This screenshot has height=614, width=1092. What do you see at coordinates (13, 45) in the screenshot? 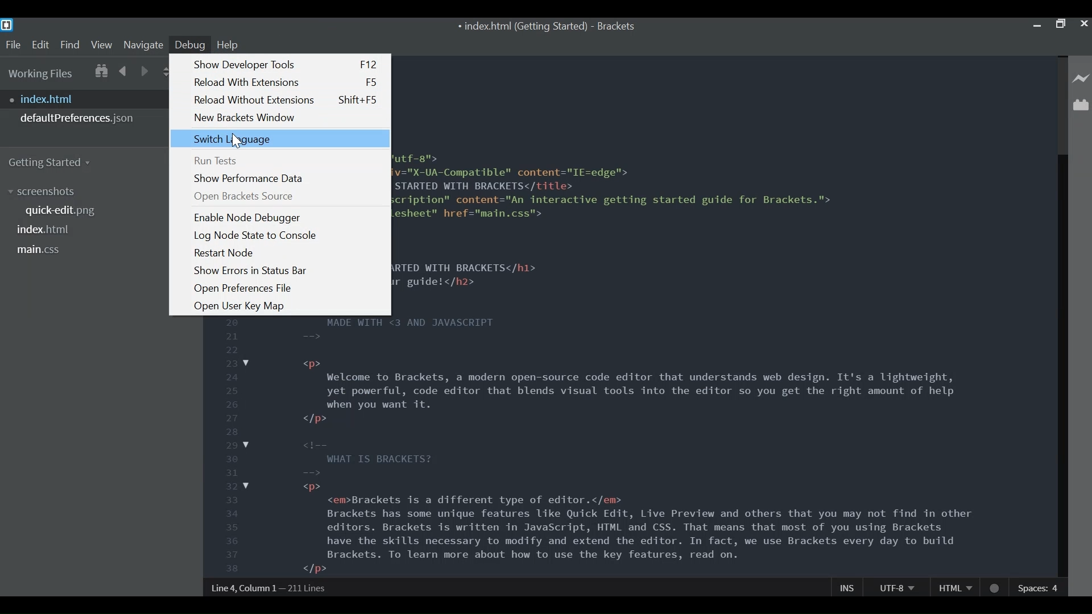
I see `File` at bounding box center [13, 45].